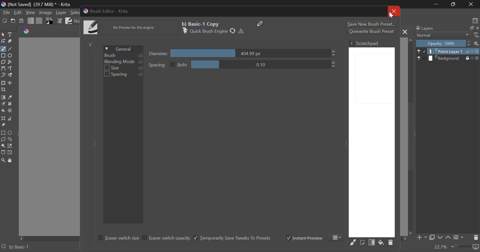  What do you see at coordinates (36, 4) in the screenshot?
I see `(Not Saved) (39,7 MB)* -Krita` at bounding box center [36, 4].